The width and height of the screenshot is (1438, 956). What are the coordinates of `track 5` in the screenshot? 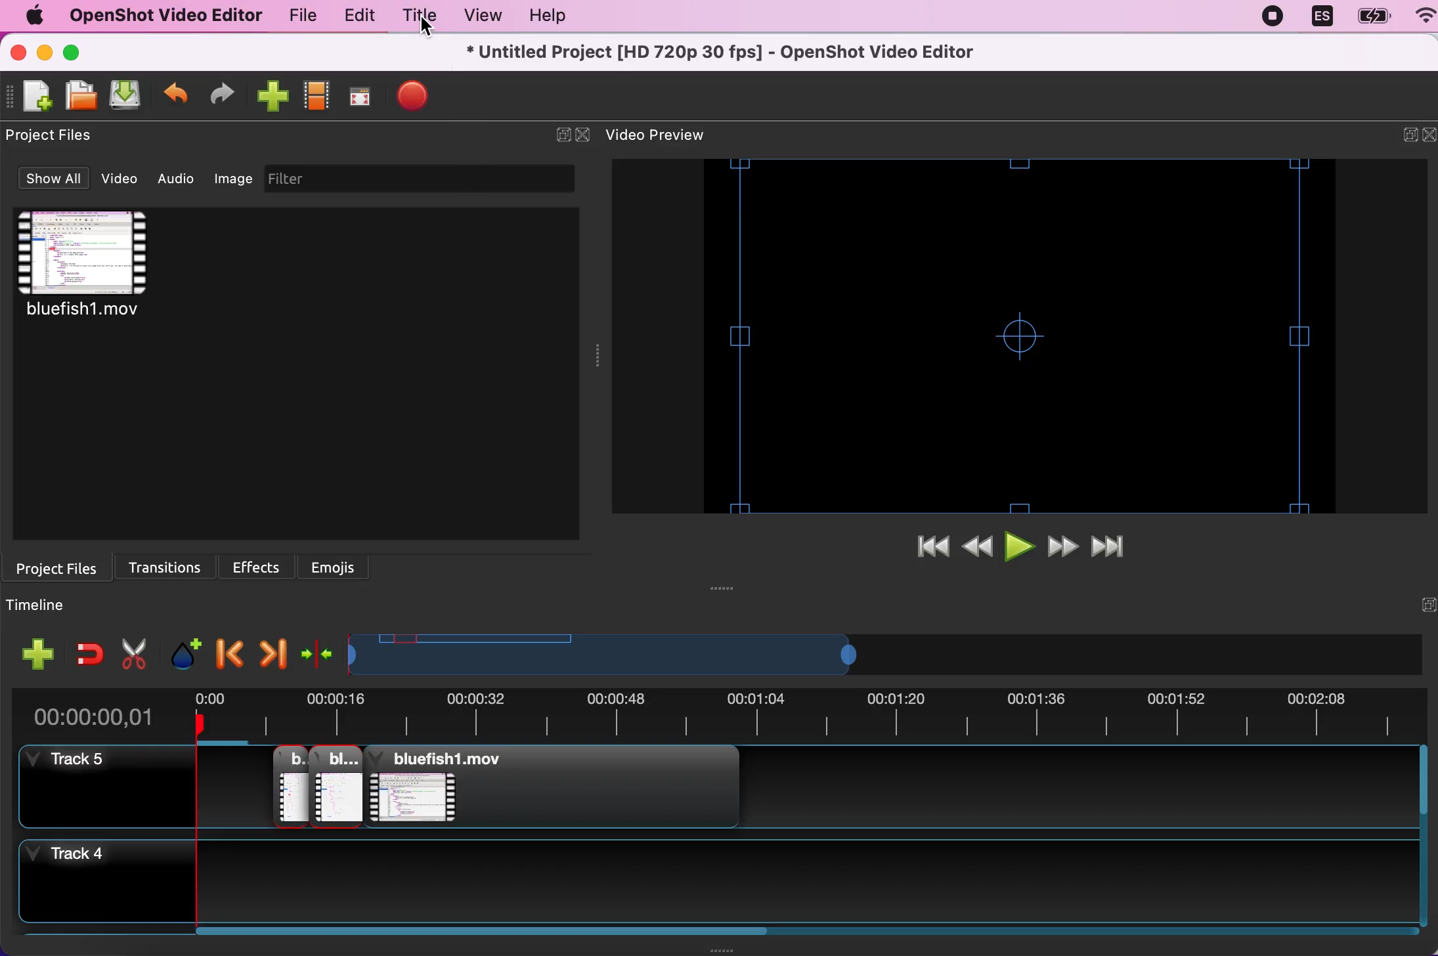 It's located at (99, 785).